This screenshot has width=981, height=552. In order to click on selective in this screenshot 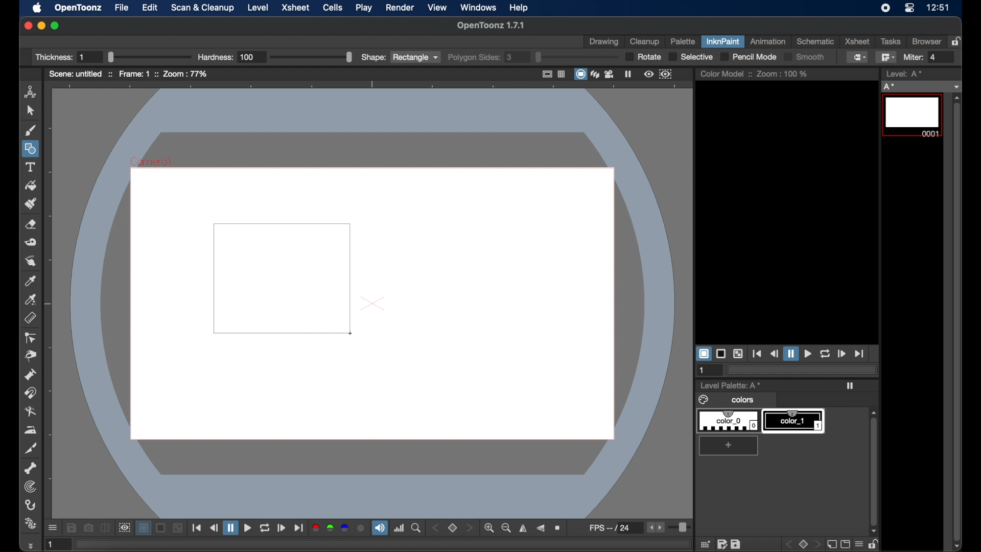, I will do `click(692, 58)`.